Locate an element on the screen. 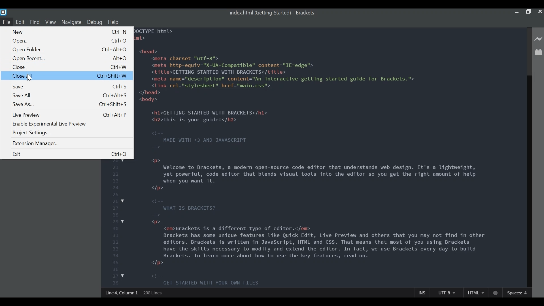 The width and height of the screenshot is (544, 306). Help is located at coordinates (114, 22).